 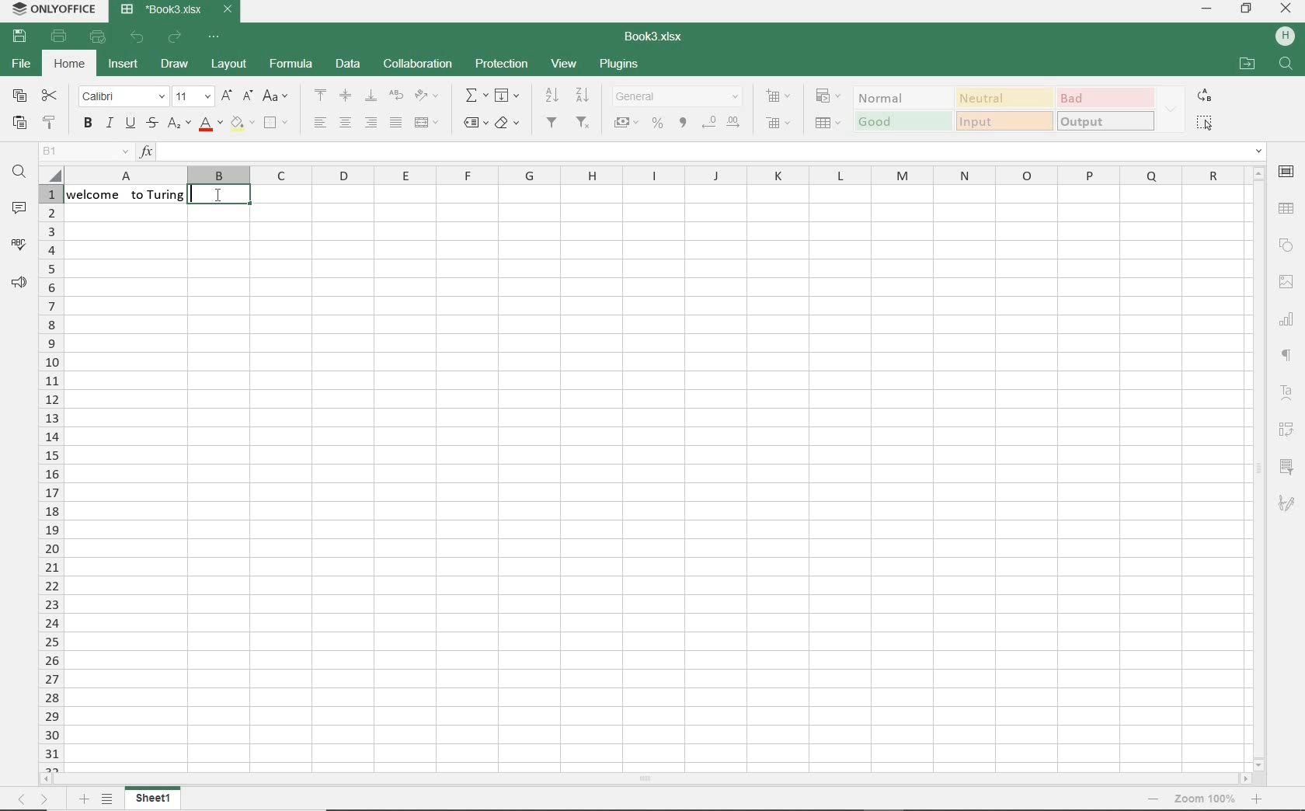 What do you see at coordinates (215, 37) in the screenshot?
I see `customize quick access toolbar` at bounding box center [215, 37].